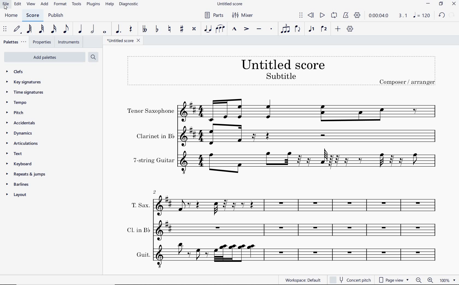 The height and width of the screenshot is (285, 459). What do you see at coordinates (80, 29) in the screenshot?
I see `QUARTER NOTE` at bounding box center [80, 29].